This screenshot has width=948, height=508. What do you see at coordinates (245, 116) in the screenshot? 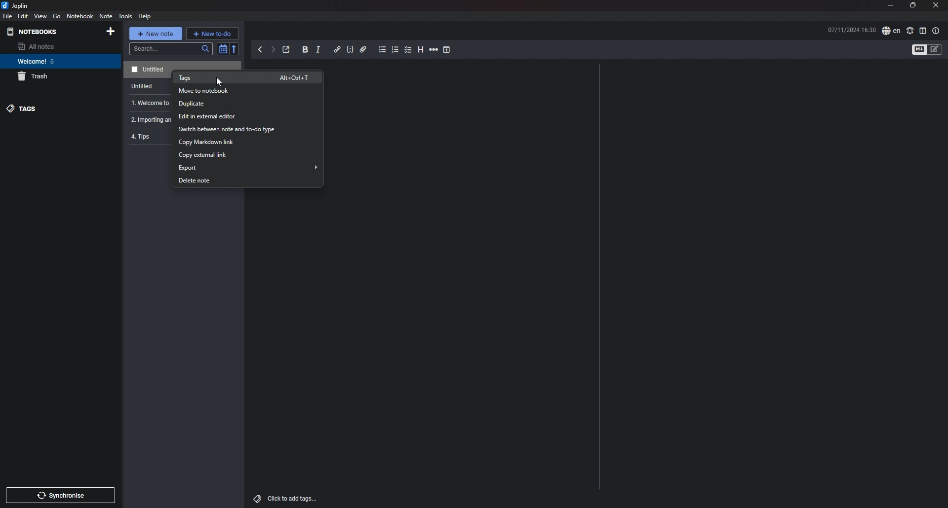
I see `edit in external editor` at bounding box center [245, 116].